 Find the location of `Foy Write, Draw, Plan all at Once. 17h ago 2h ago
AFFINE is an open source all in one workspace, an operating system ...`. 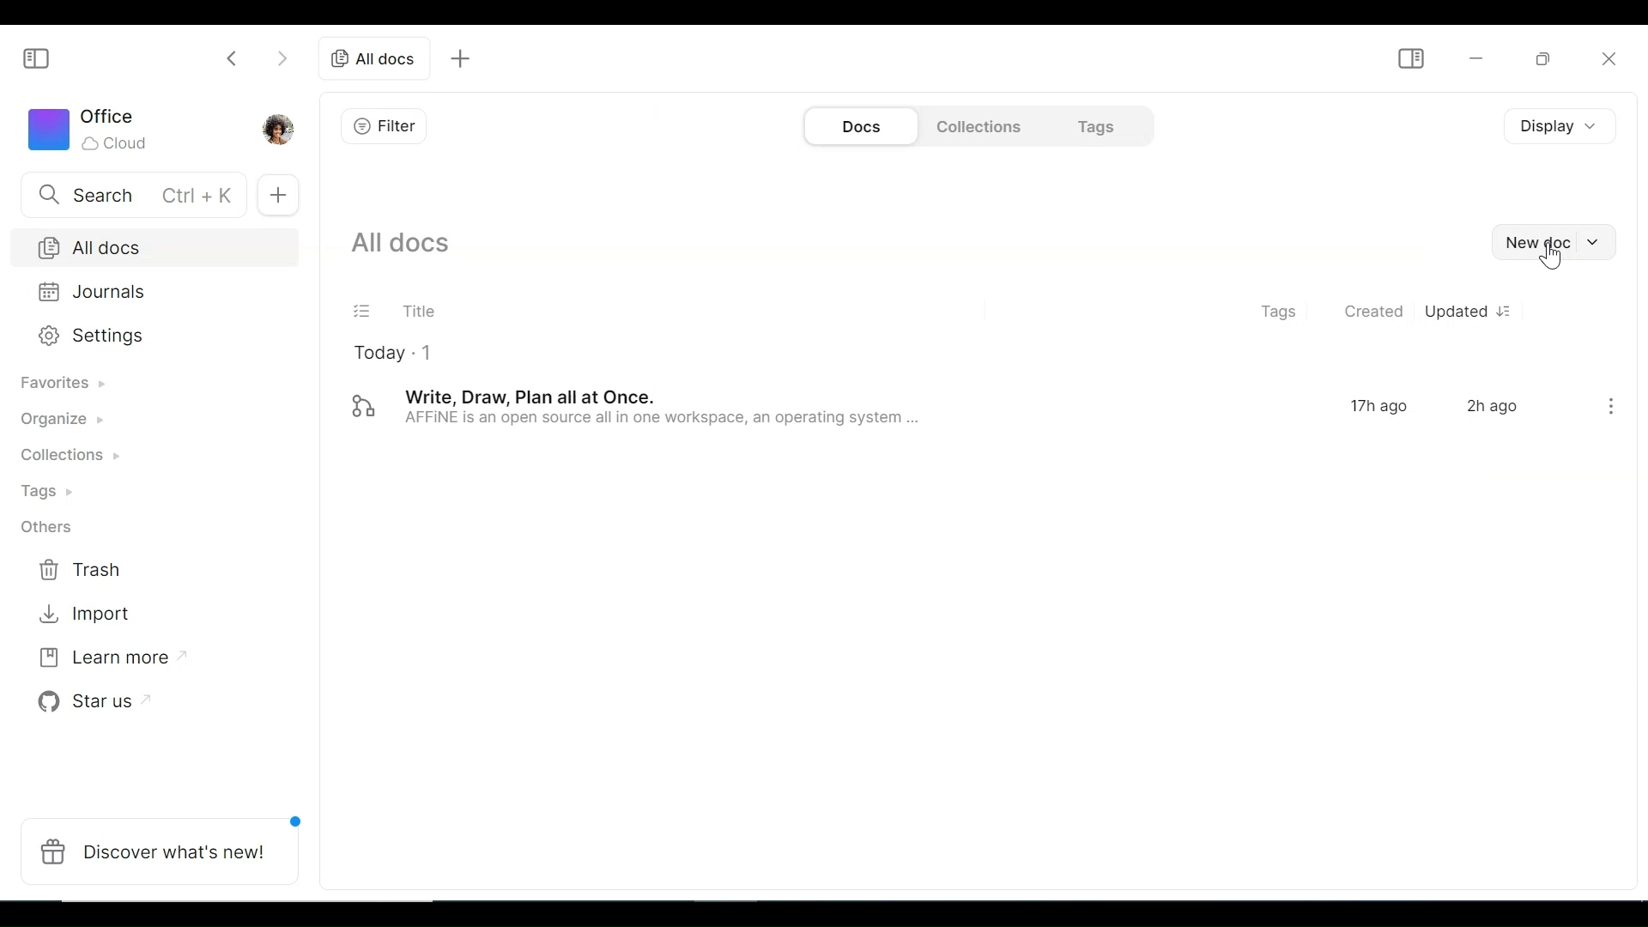

Foy Write, Draw, Plan all at Once. 17h ago 2h ago
AFFINE is an open source all in one workspace, an operating system ... is located at coordinates (829, 407).